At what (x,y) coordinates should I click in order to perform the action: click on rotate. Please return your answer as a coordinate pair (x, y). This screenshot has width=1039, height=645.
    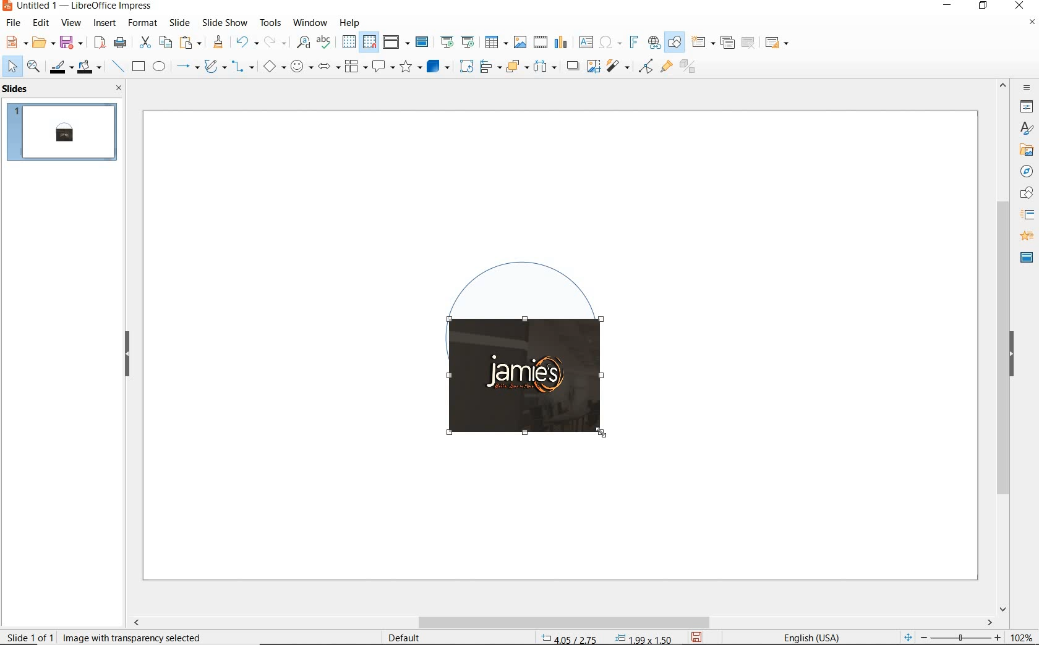
    Looking at the image, I should click on (464, 65).